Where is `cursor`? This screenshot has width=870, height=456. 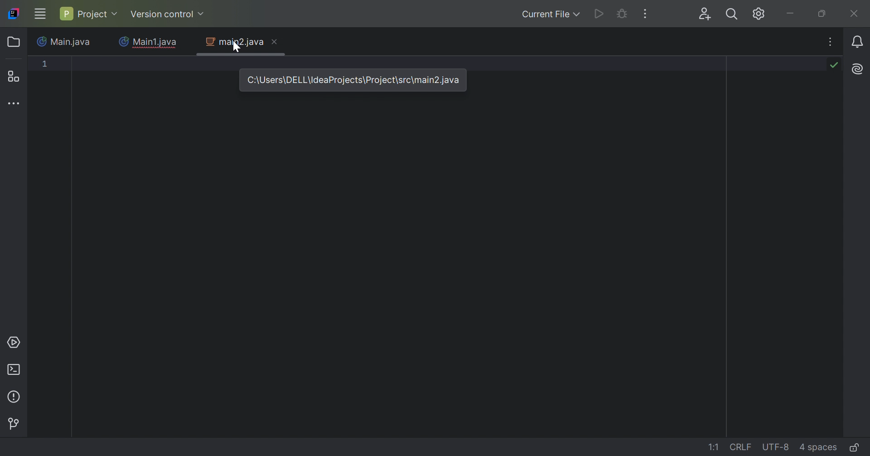 cursor is located at coordinates (237, 49).